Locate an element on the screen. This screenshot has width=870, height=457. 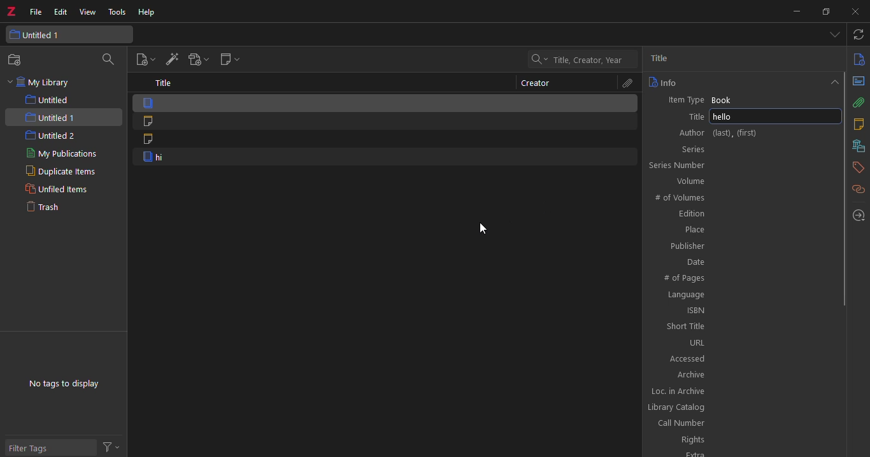
Extra is located at coordinates (736, 453).